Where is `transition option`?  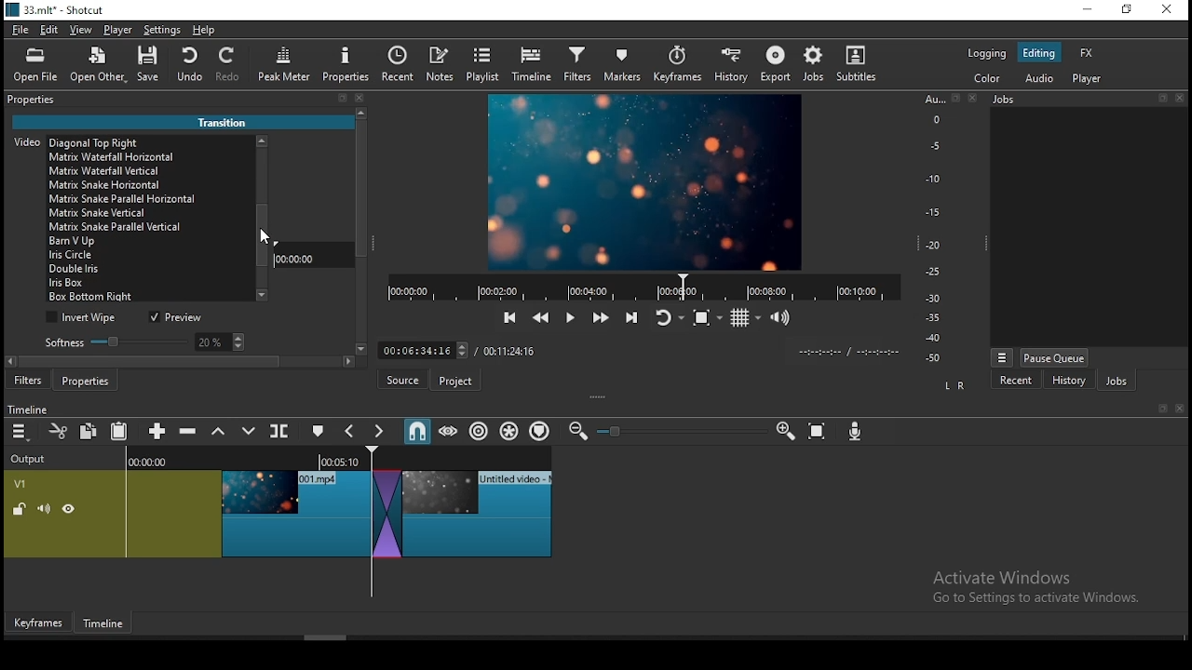 transition option is located at coordinates (148, 172).